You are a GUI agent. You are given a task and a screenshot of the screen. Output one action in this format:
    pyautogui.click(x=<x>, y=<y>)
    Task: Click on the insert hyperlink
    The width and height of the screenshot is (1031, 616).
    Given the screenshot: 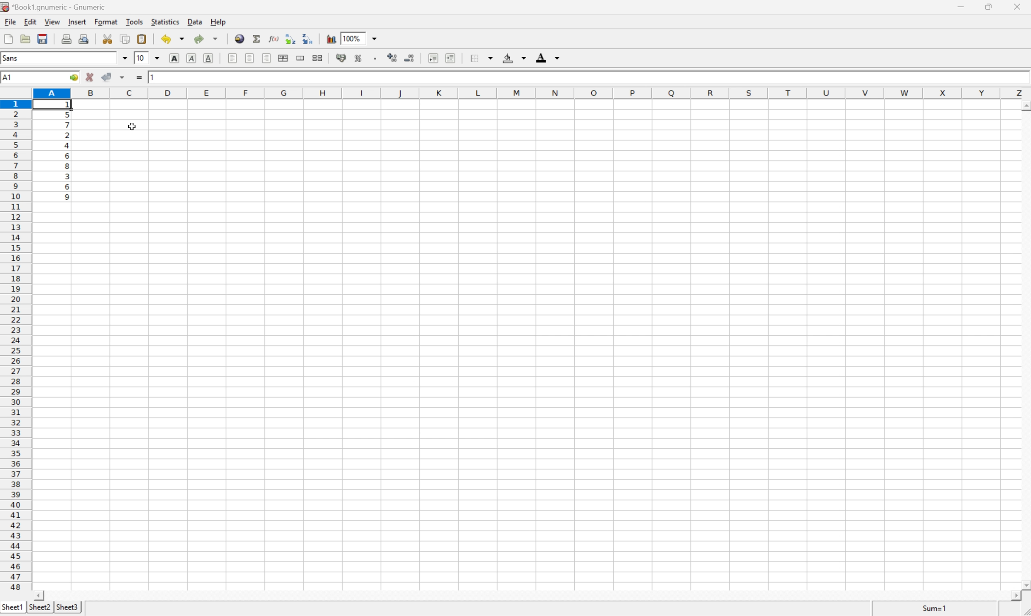 What is the action you would take?
    pyautogui.click(x=238, y=38)
    